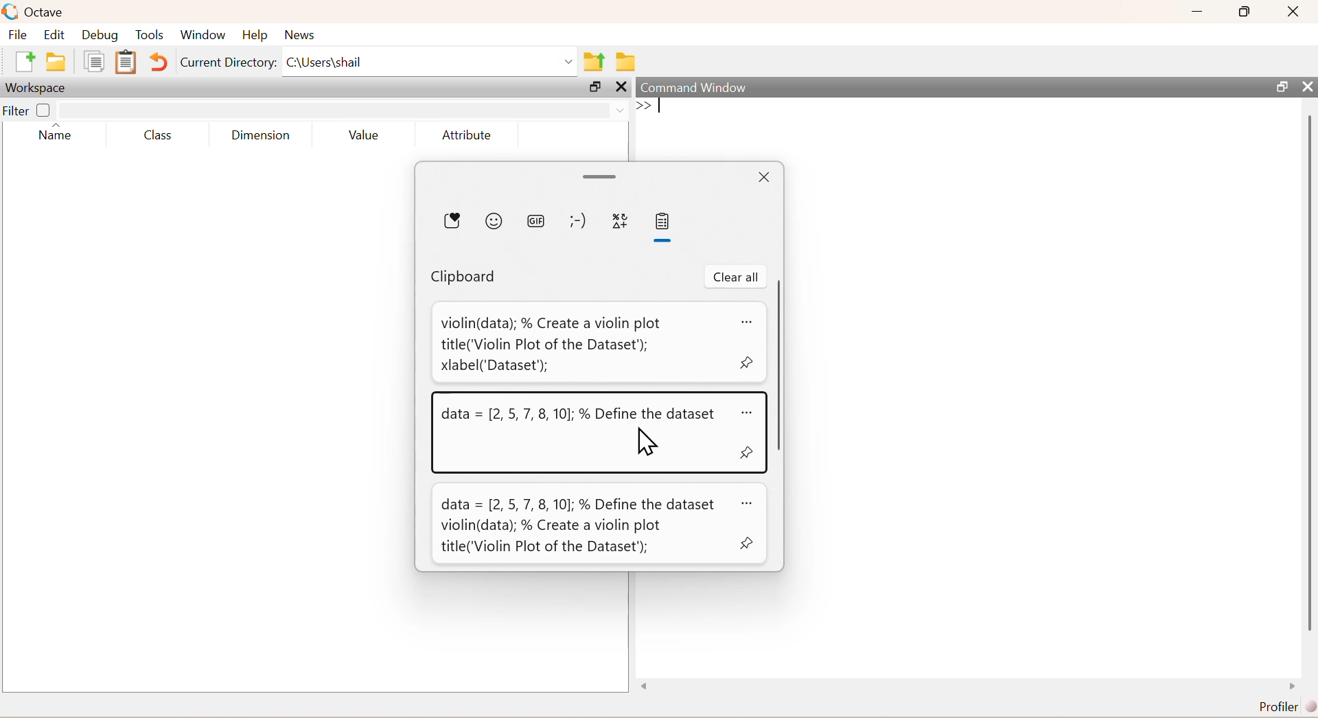 This screenshot has width=1318, height=718. Describe the element at coordinates (644, 441) in the screenshot. I see `cursor` at that location.